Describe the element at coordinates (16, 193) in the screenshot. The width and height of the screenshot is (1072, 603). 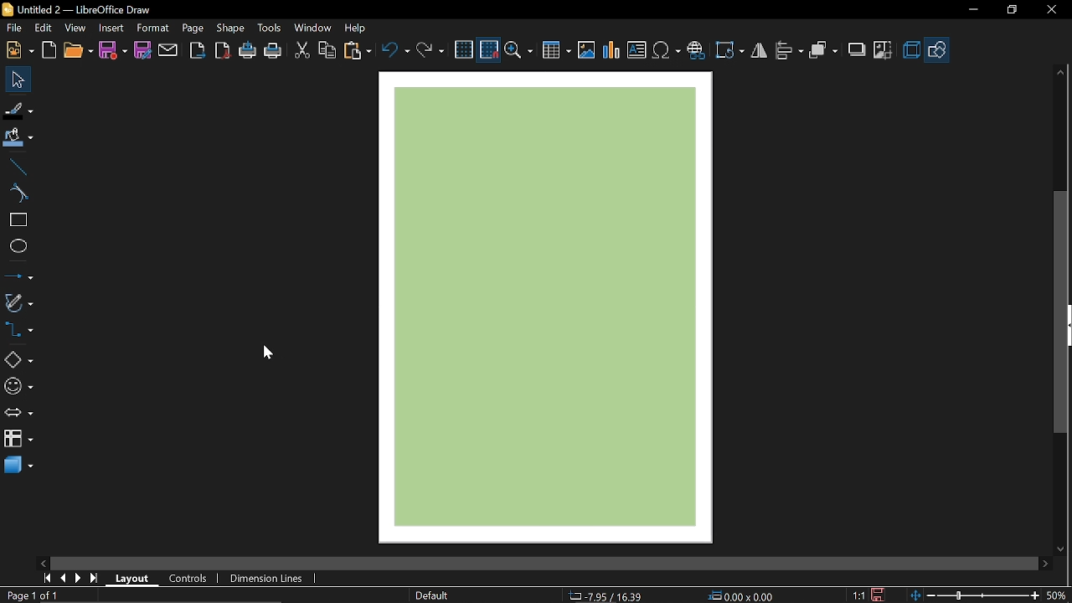
I see `Curve` at that location.